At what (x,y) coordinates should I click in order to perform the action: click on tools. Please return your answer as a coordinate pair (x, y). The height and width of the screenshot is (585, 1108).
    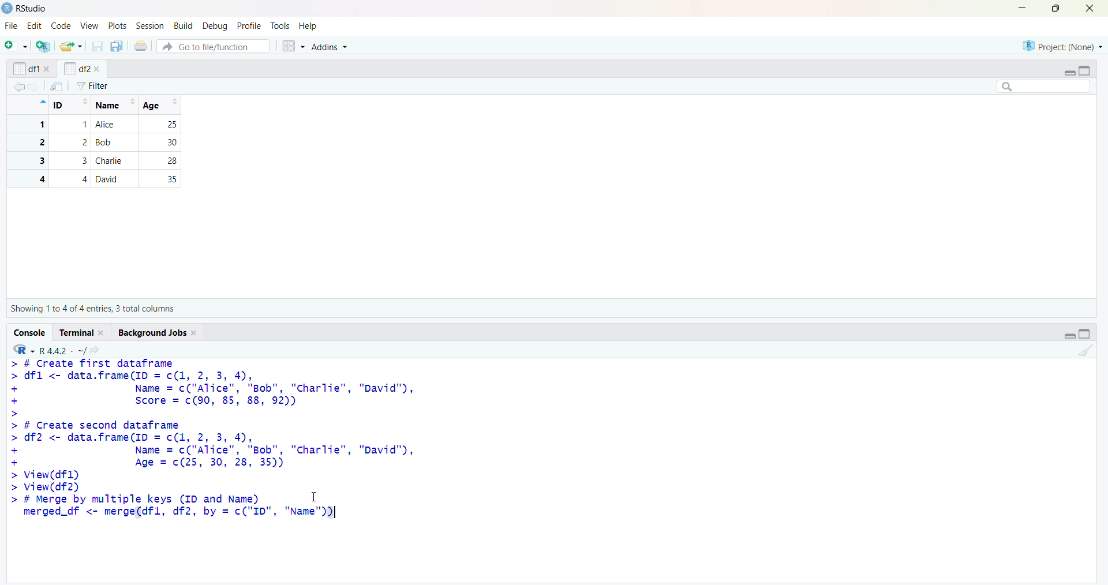
    Looking at the image, I should click on (280, 26).